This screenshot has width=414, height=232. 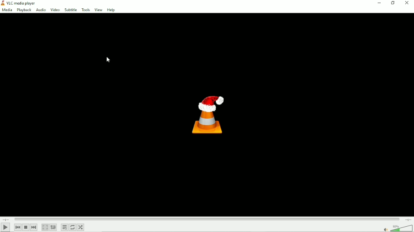 I want to click on Subtitle, so click(x=70, y=9).